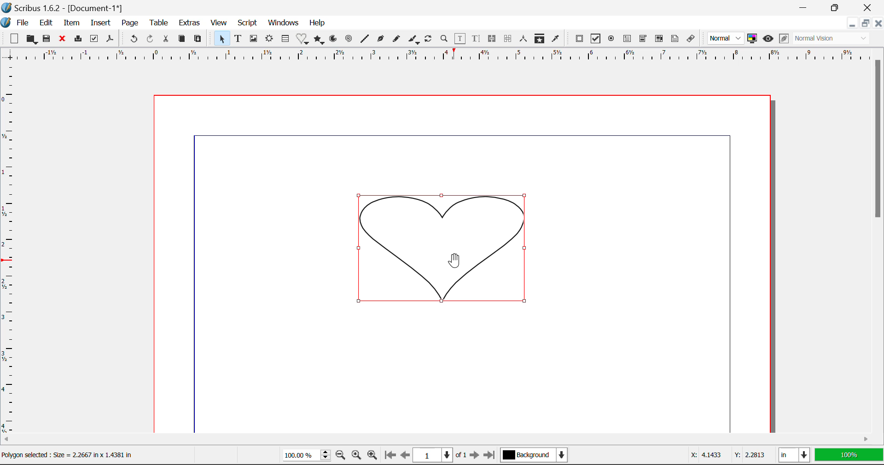  I want to click on Copy Item Properties, so click(541, 40).